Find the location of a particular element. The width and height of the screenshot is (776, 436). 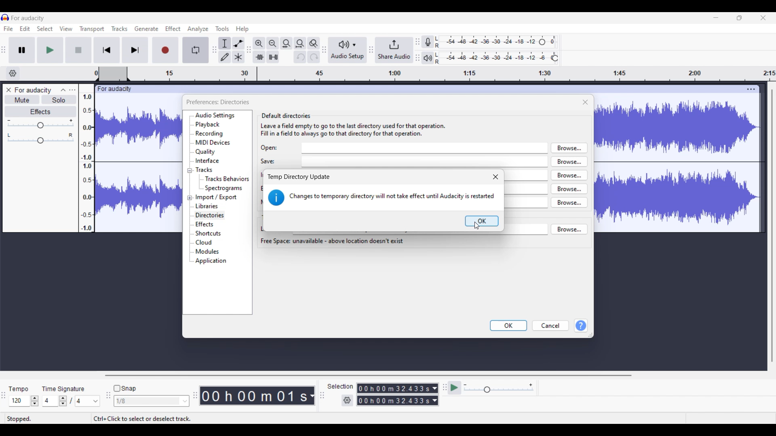

OK is located at coordinates (509, 326).